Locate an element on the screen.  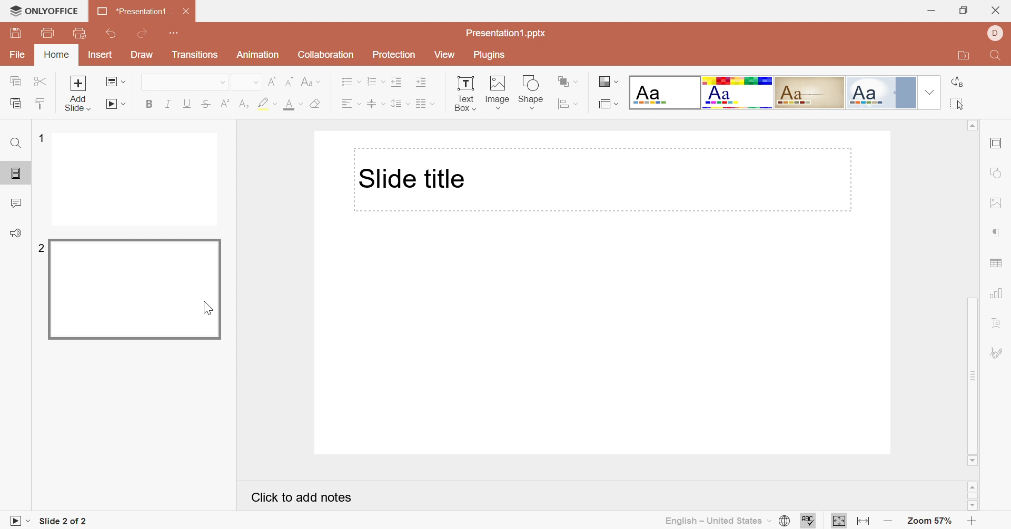
Superscript is located at coordinates (224, 104).